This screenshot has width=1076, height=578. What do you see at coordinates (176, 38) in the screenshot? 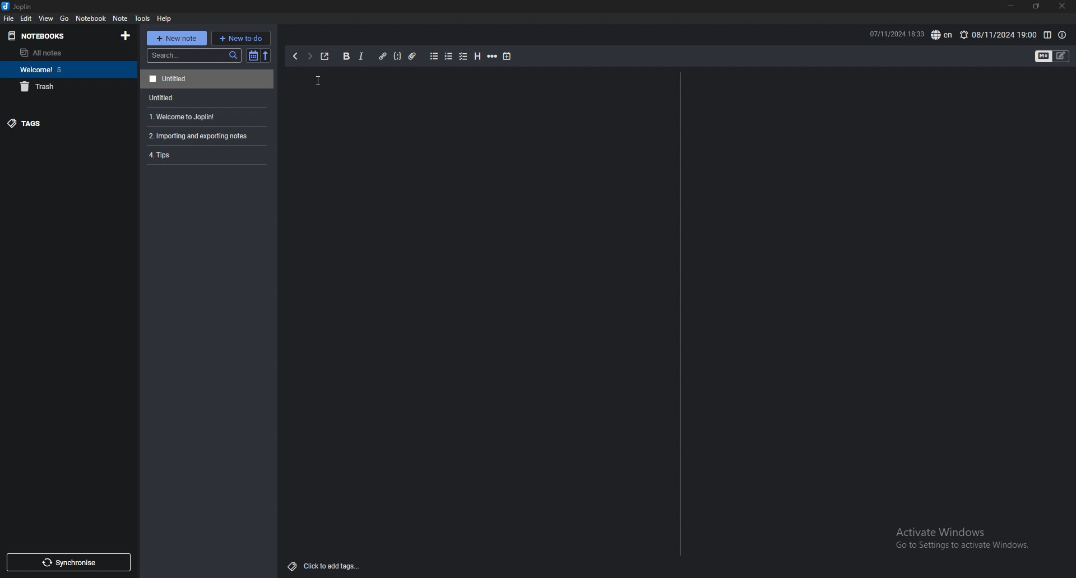
I see `new note` at bounding box center [176, 38].